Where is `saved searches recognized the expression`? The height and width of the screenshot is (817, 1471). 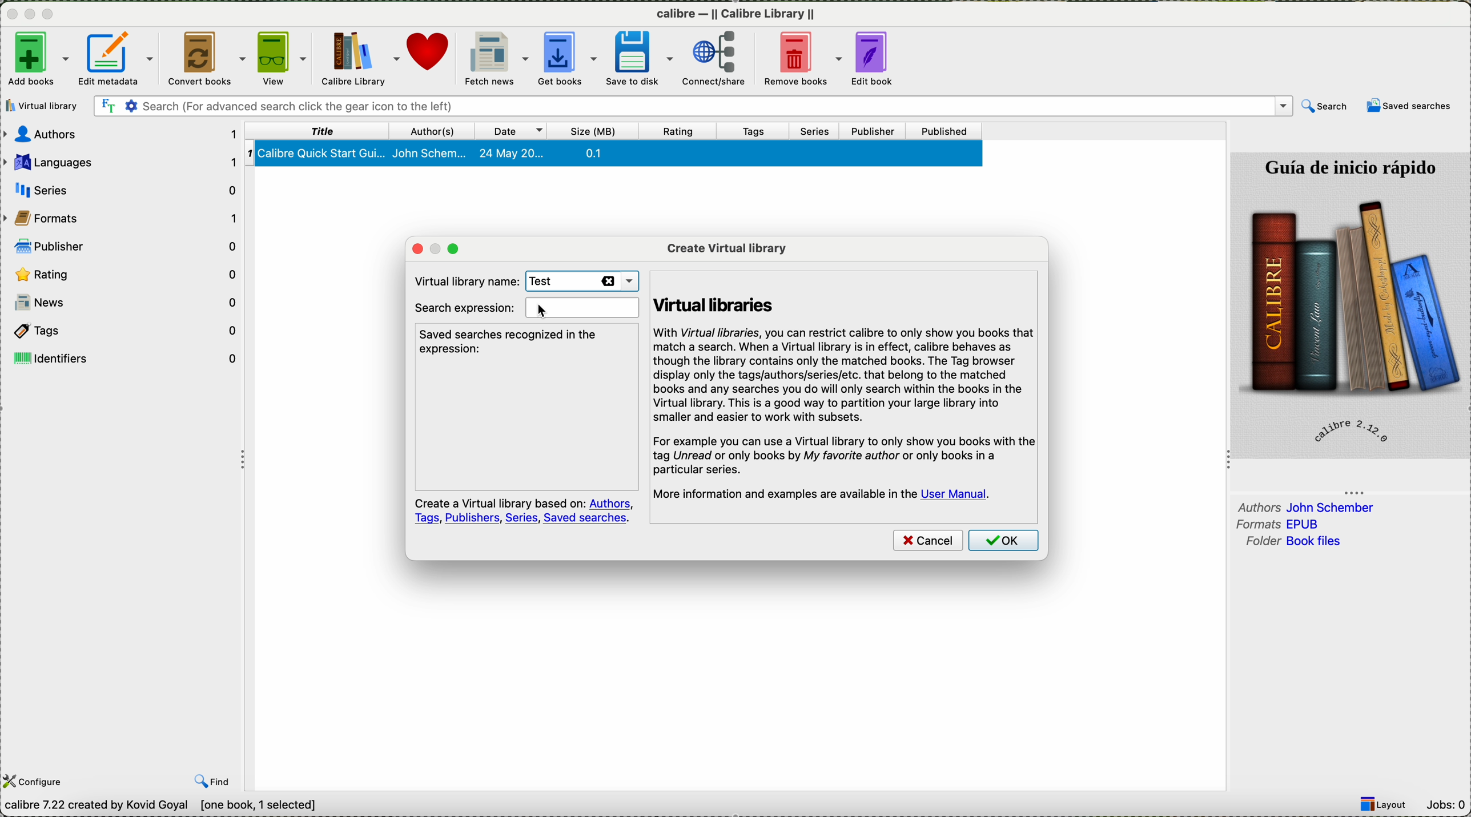 saved searches recognized the expression is located at coordinates (512, 341).